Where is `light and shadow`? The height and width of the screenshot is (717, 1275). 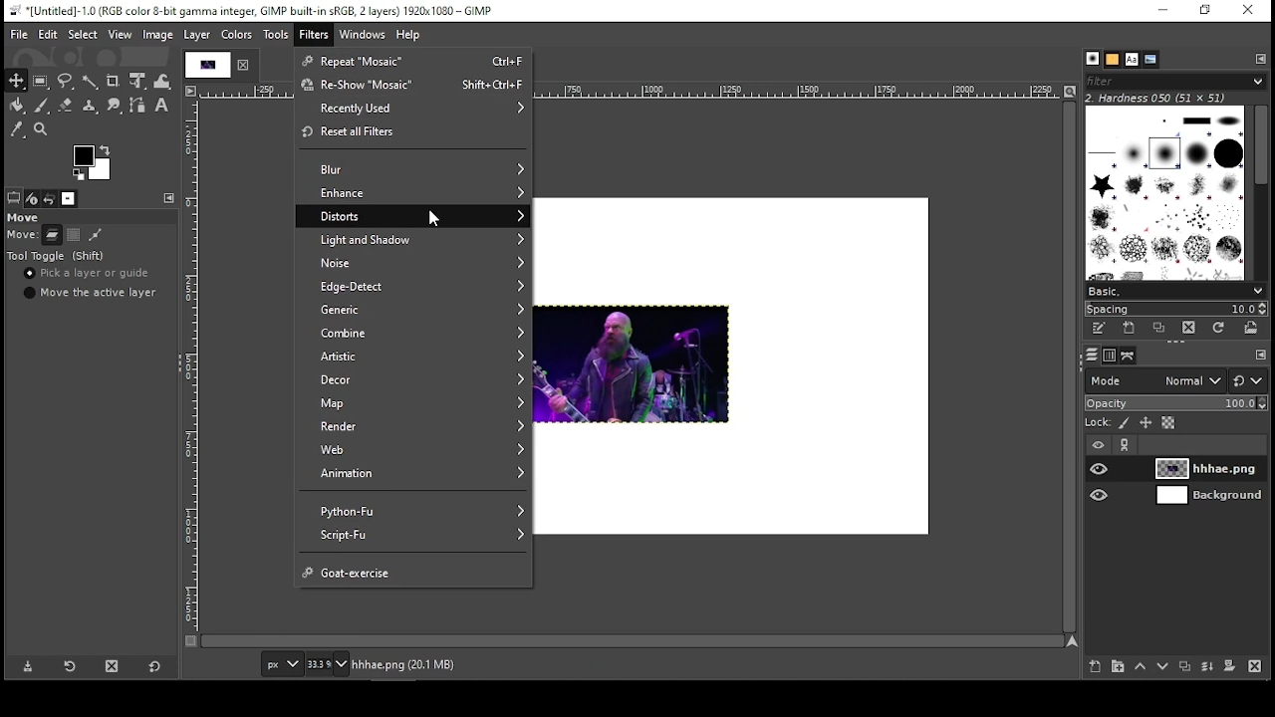 light and shadow is located at coordinates (414, 239).